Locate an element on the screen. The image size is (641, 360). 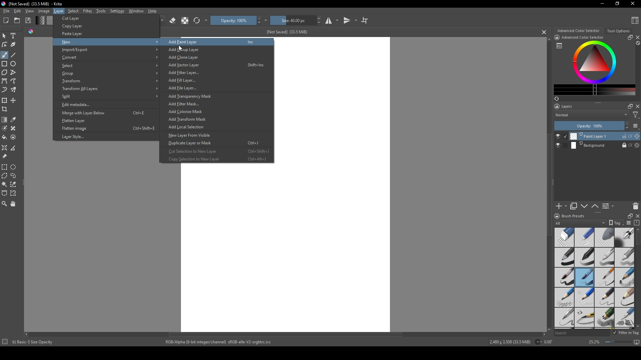
25.2% is located at coordinates (594, 342).